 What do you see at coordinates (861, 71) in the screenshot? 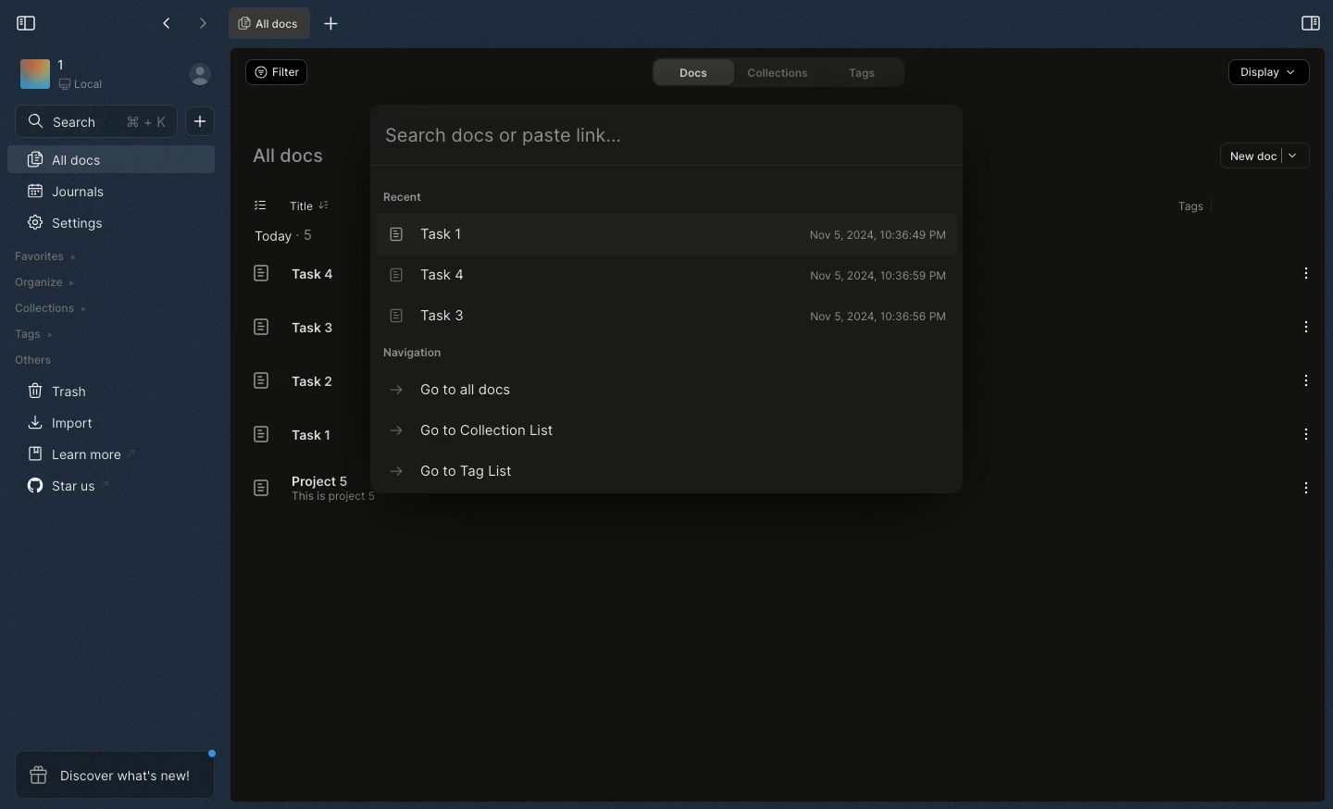
I see `Tags` at bounding box center [861, 71].